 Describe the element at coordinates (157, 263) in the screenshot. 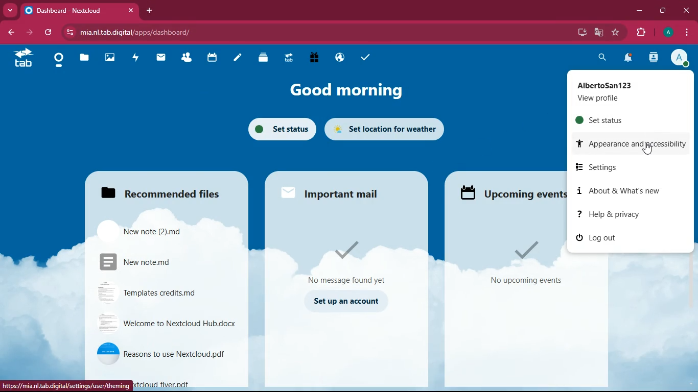

I see `file` at that location.